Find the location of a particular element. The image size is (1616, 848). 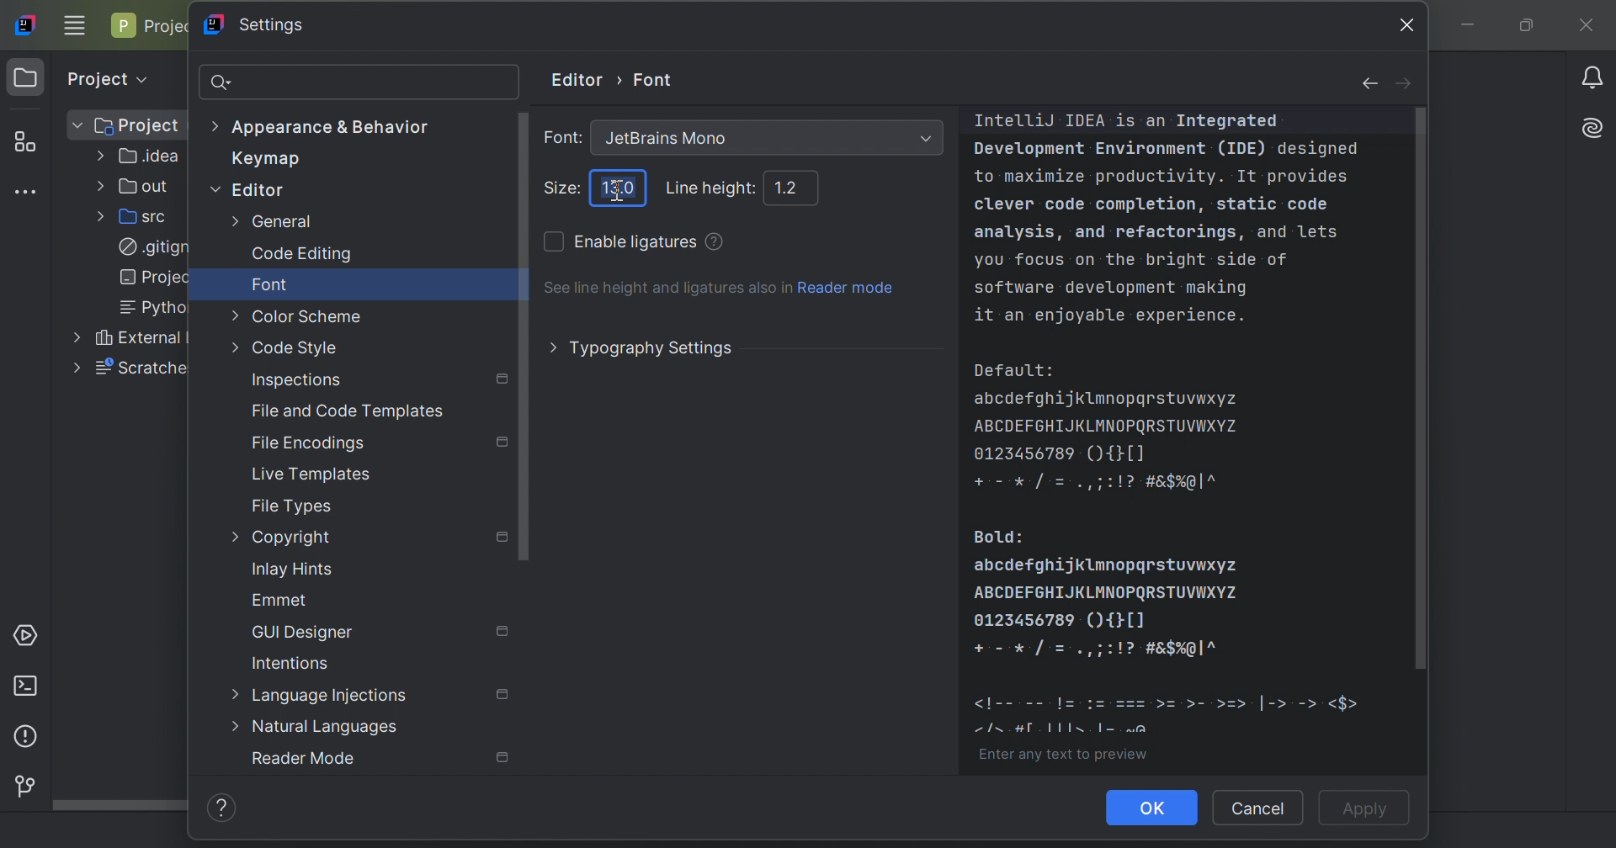

1.2 is located at coordinates (788, 186).